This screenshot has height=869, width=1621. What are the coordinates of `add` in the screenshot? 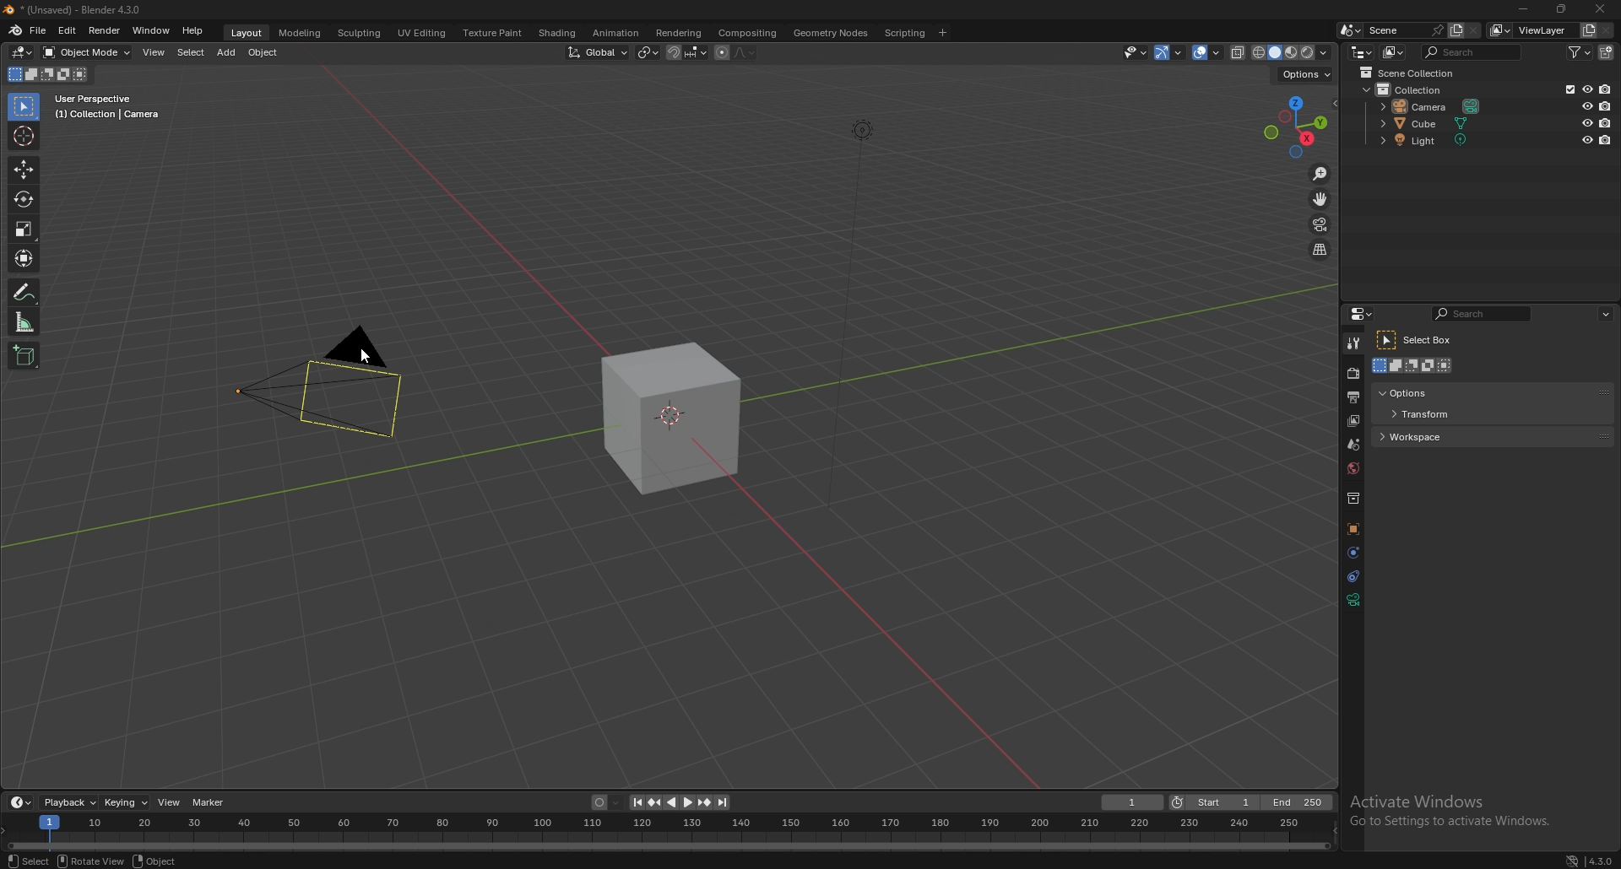 It's located at (226, 54).